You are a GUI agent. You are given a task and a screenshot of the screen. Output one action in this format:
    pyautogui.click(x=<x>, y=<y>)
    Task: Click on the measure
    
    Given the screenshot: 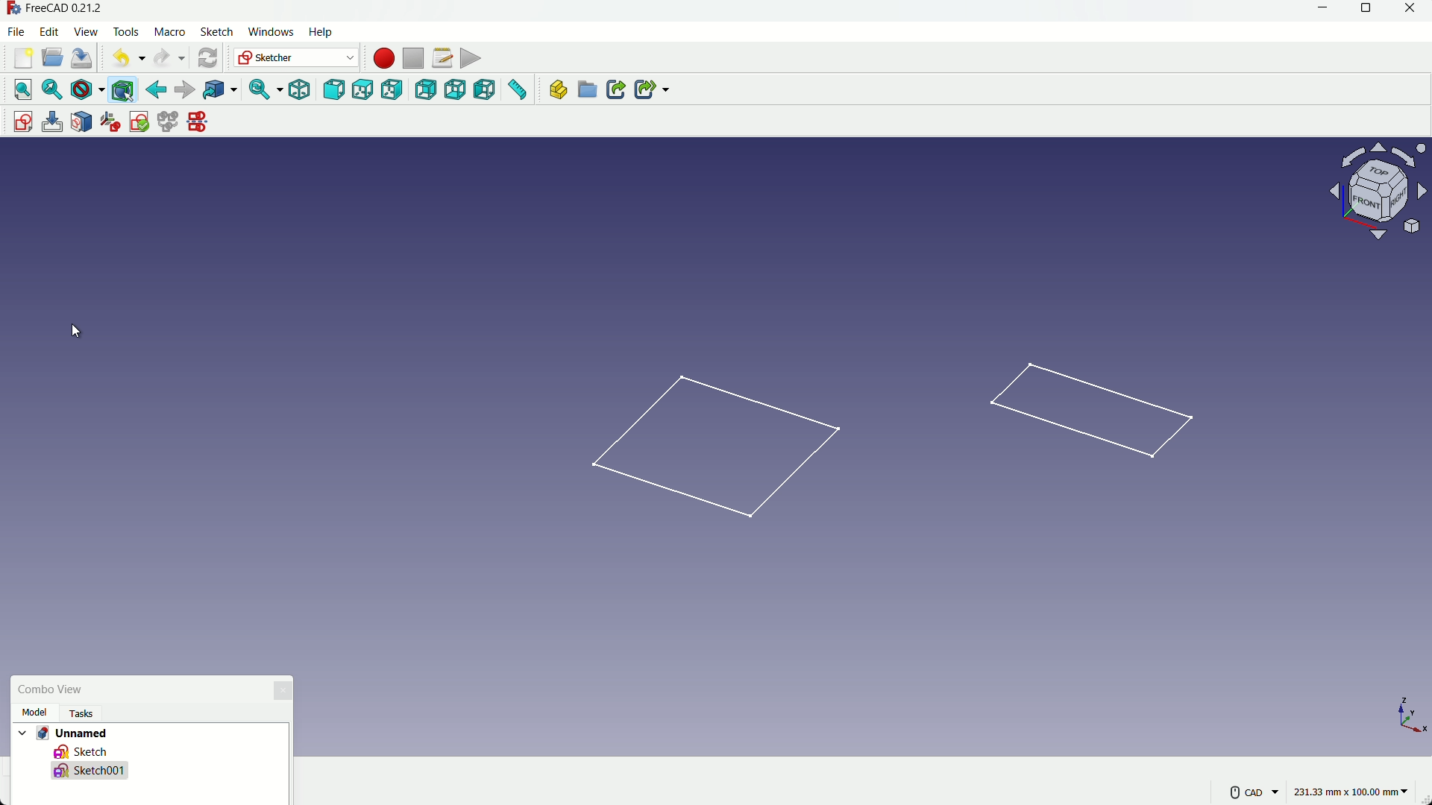 What is the action you would take?
    pyautogui.click(x=516, y=89)
    